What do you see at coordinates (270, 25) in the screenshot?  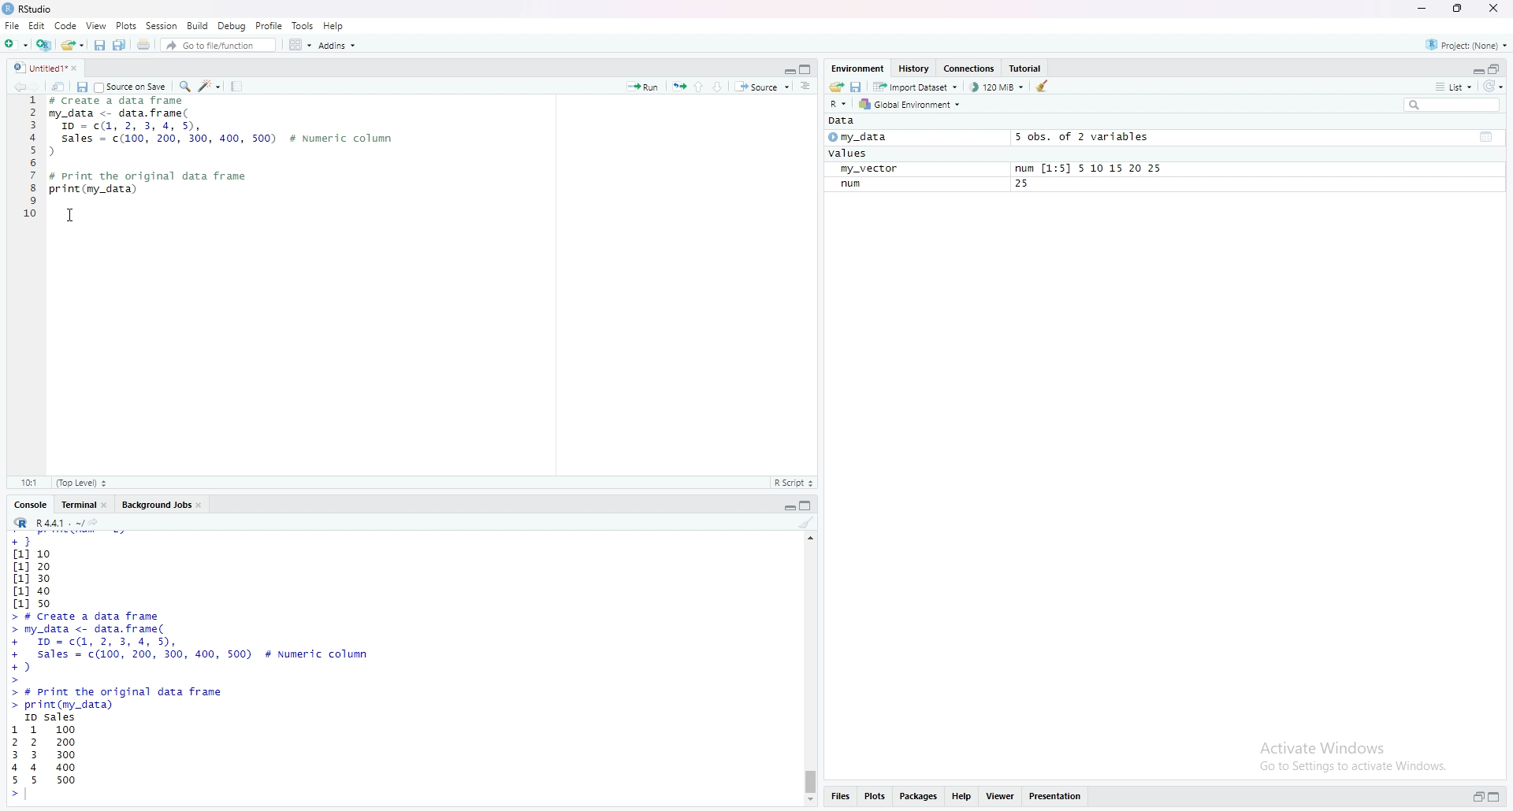 I see `Profile` at bounding box center [270, 25].